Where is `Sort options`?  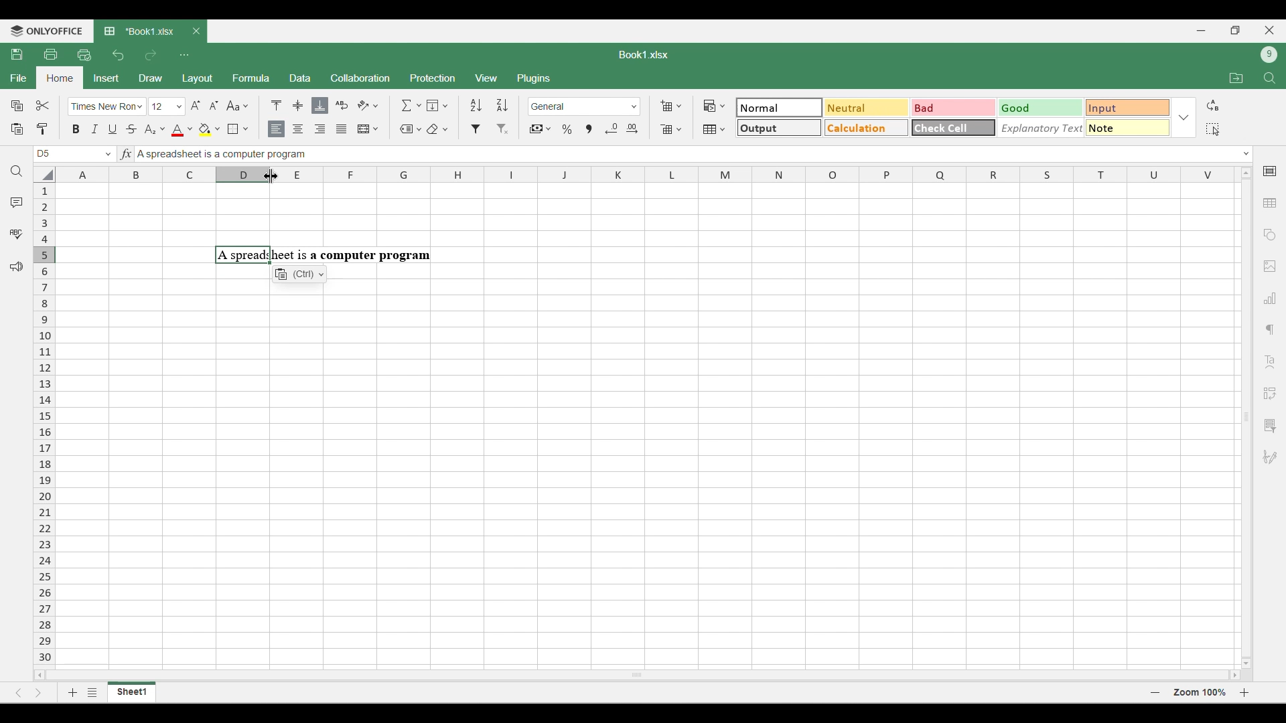 Sort options is located at coordinates (490, 105).